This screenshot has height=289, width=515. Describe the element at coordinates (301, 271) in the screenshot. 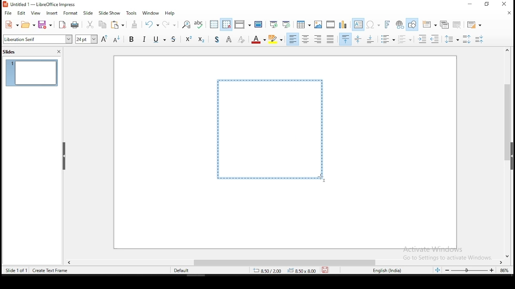

I see `0.00x0.00` at that location.